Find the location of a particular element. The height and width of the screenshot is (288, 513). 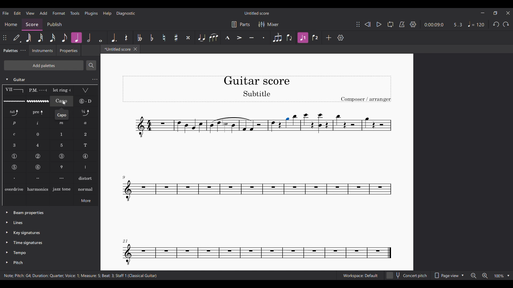

String number 3 is located at coordinates (62, 156).